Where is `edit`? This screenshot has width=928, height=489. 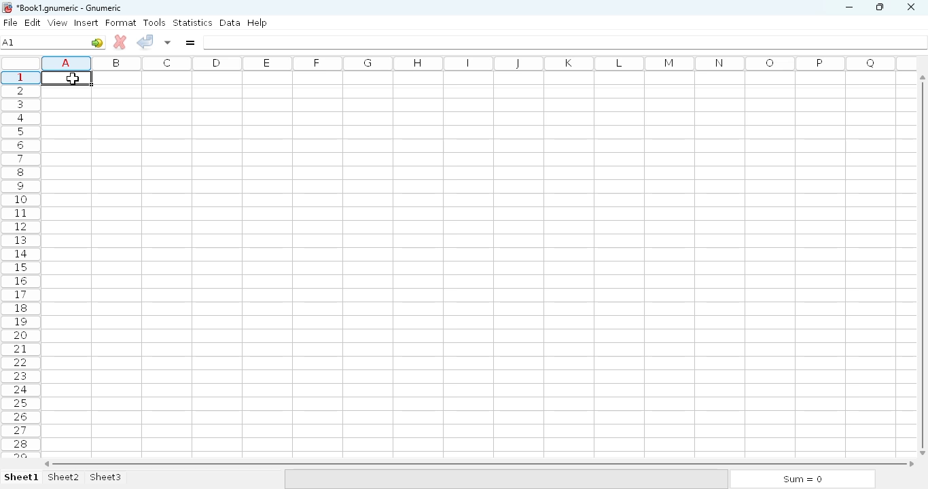
edit is located at coordinates (33, 22).